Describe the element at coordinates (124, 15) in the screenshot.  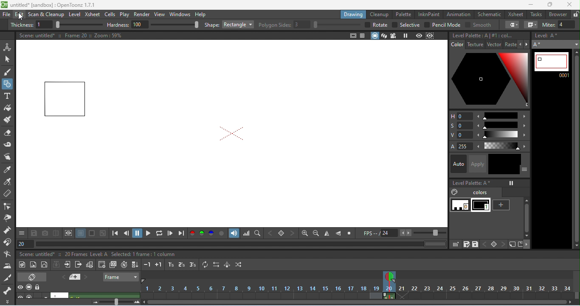
I see `play` at that location.